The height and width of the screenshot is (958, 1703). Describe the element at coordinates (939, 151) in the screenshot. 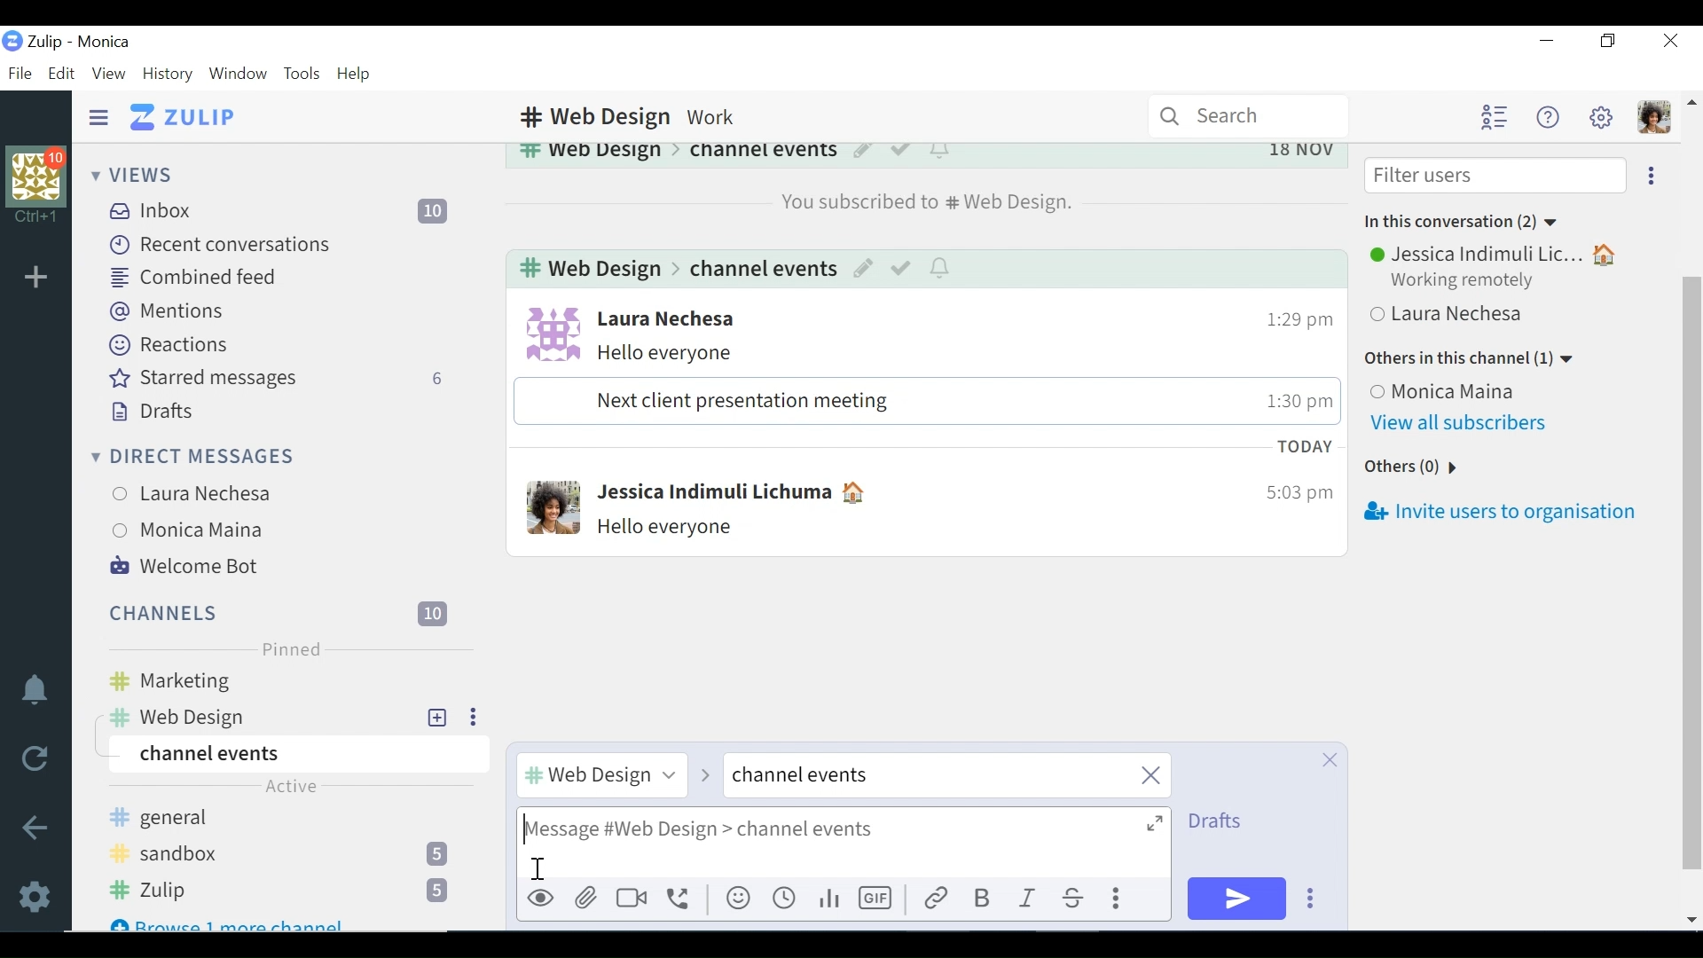

I see `notifications` at that location.